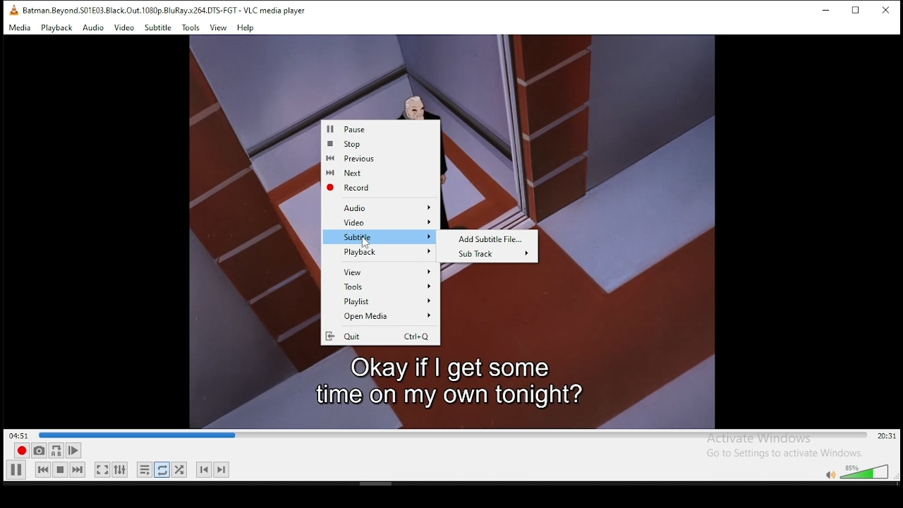 The image size is (903, 508). I want to click on fast forward, so click(78, 471).